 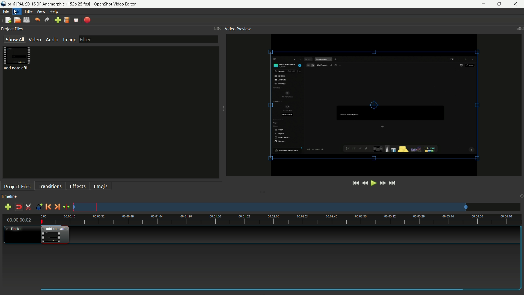 What do you see at coordinates (371, 105) in the screenshot?
I see `video preview` at bounding box center [371, 105].